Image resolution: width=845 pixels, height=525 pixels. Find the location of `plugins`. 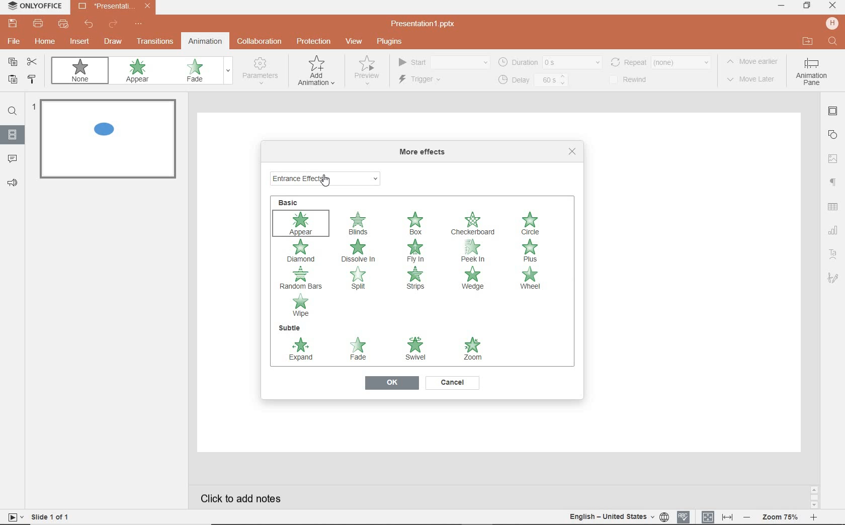

plugins is located at coordinates (395, 42).